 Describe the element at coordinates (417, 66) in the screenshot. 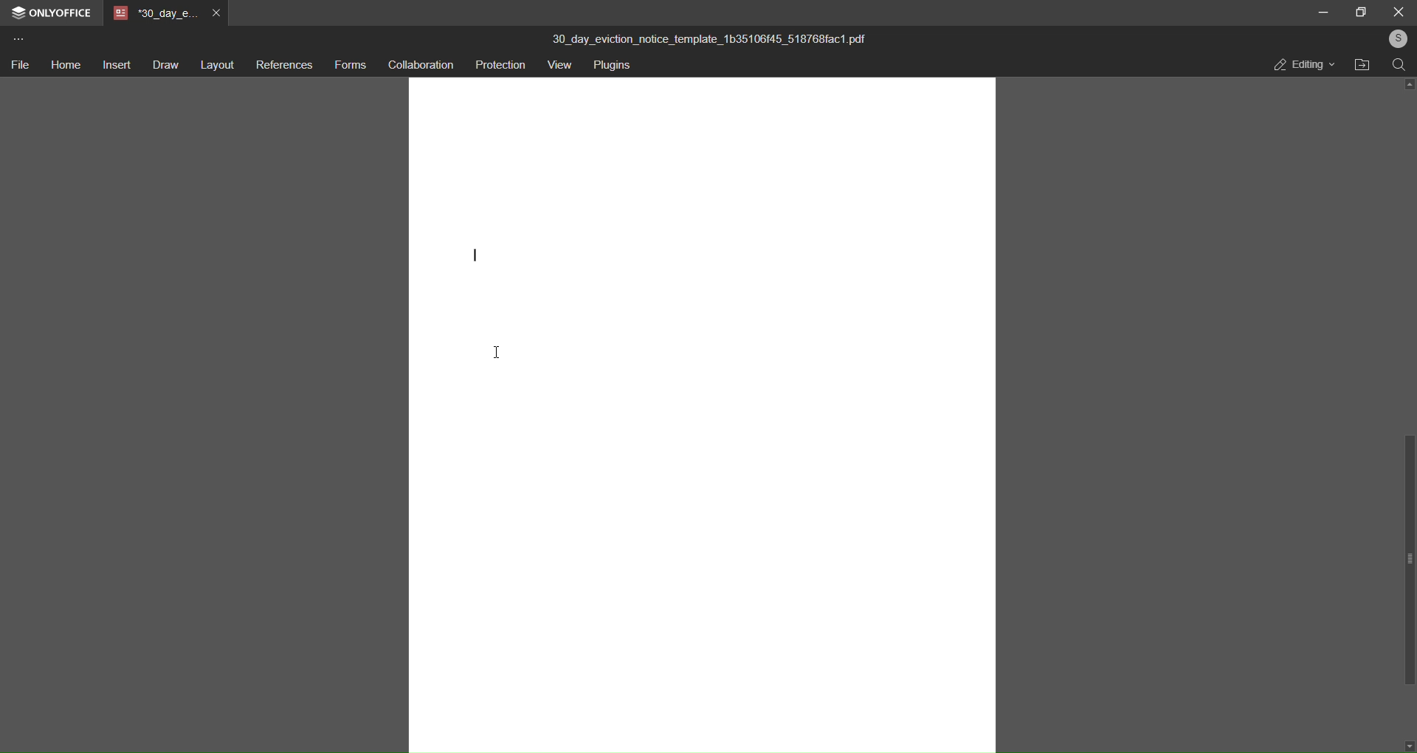

I see `collaboration` at that location.